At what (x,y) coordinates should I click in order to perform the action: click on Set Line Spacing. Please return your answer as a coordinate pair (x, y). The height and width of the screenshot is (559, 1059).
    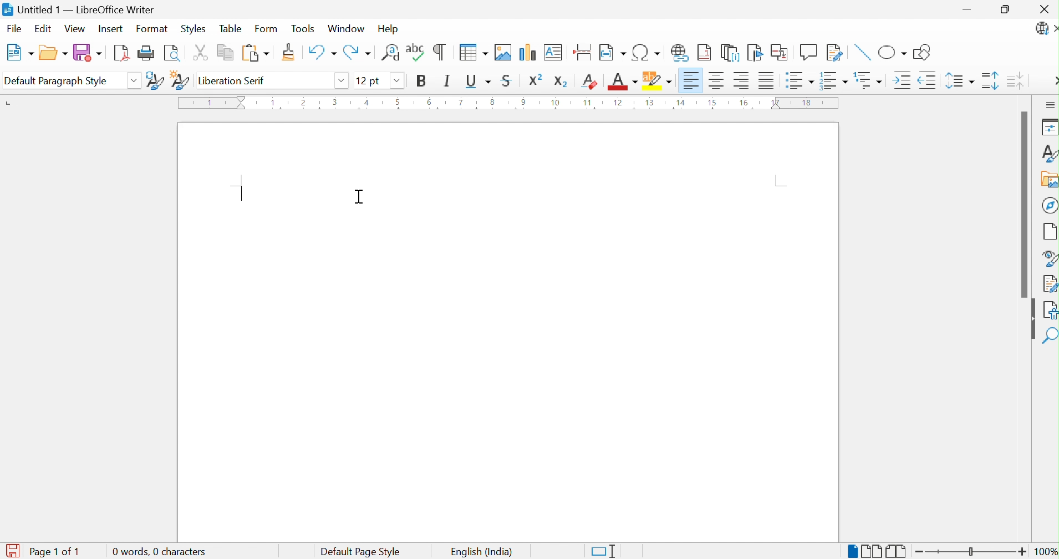
    Looking at the image, I should click on (959, 82).